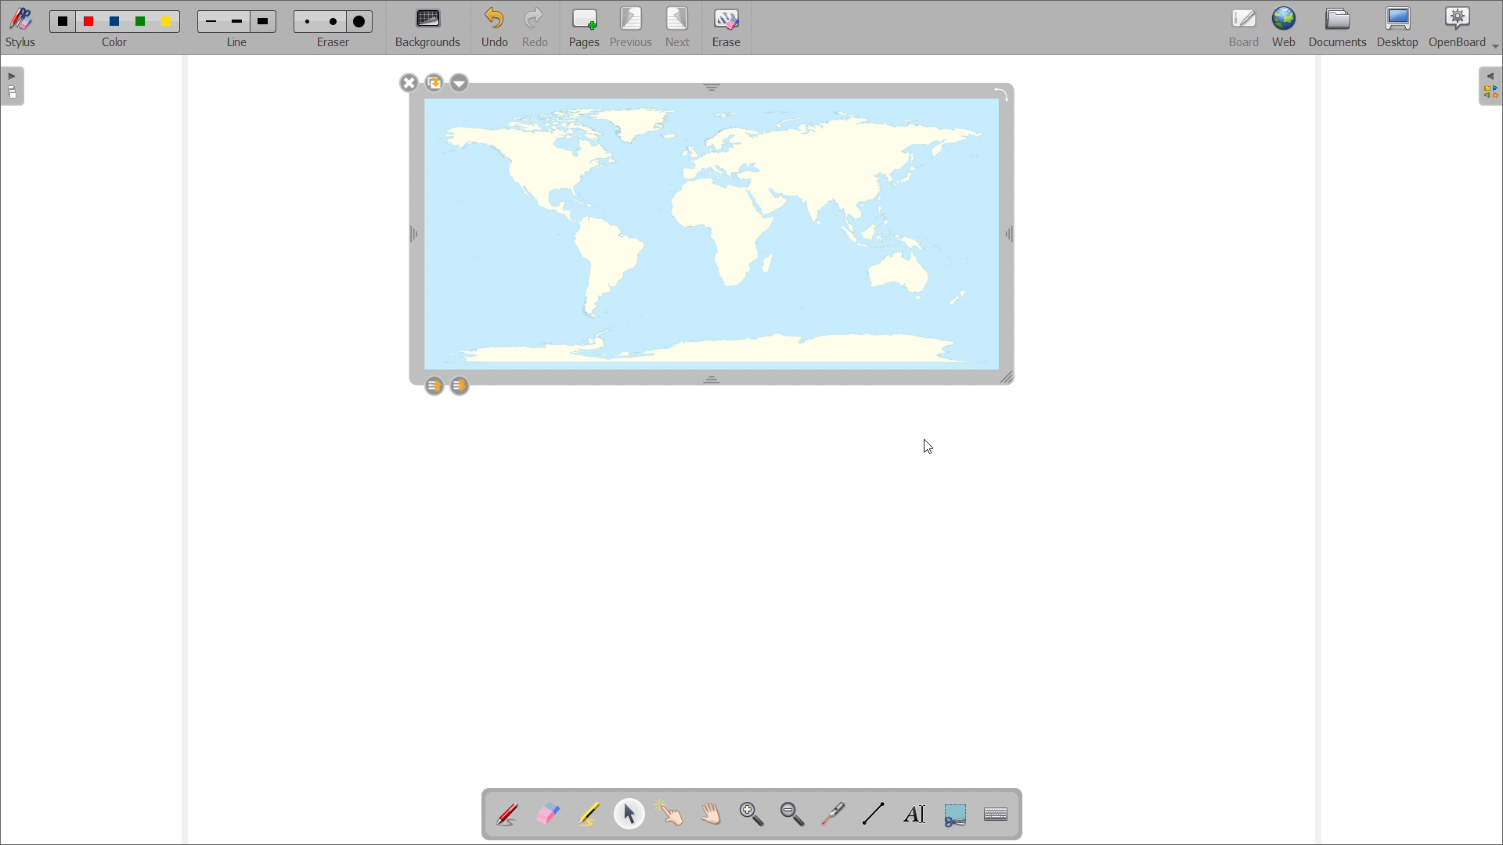  I want to click on previous page, so click(631, 27).